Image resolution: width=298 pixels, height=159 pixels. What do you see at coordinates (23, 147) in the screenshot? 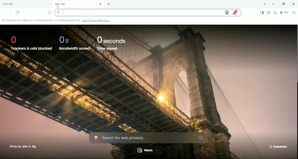
I see `Photo by John H. Ng` at bounding box center [23, 147].